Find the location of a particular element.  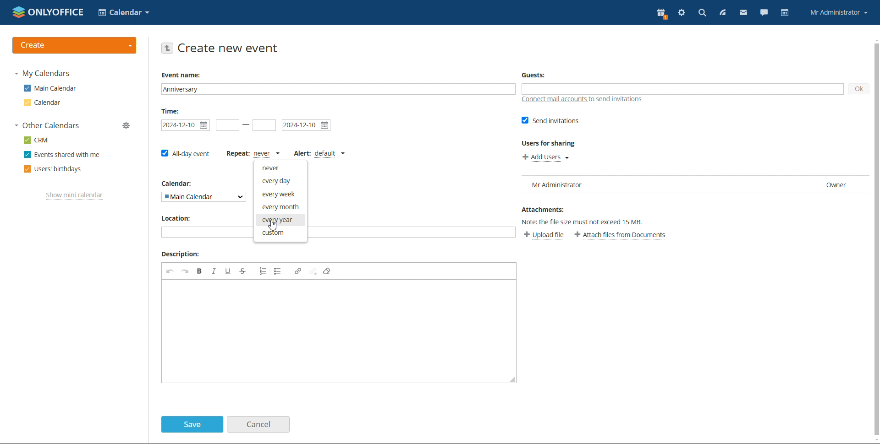

my calendar is located at coordinates (46, 74).